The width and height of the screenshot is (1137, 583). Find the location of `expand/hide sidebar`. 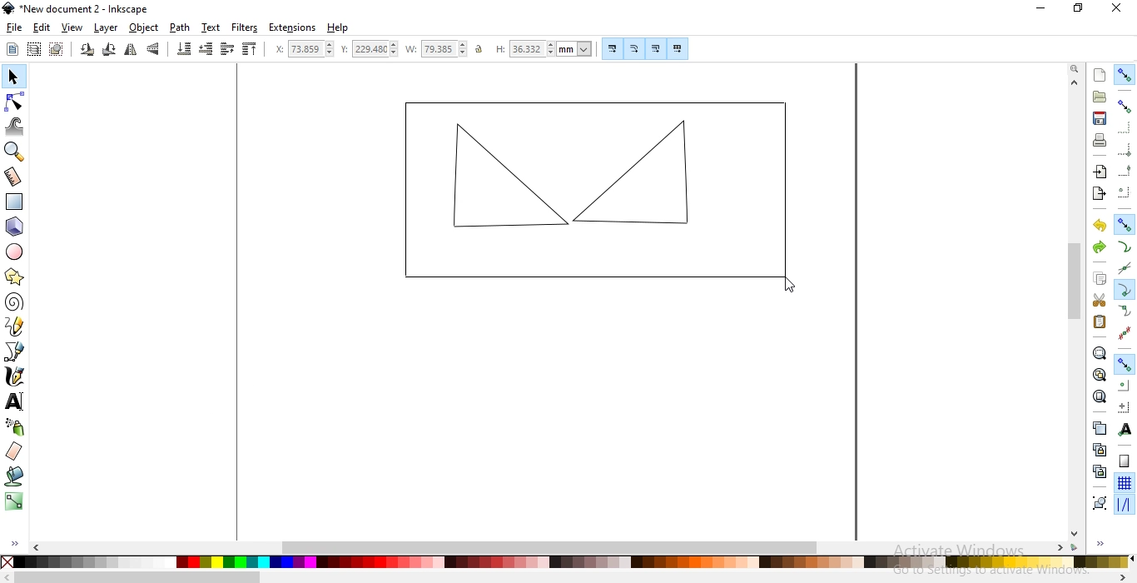

expand/hide sidebar is located at coordinates (17, 544).